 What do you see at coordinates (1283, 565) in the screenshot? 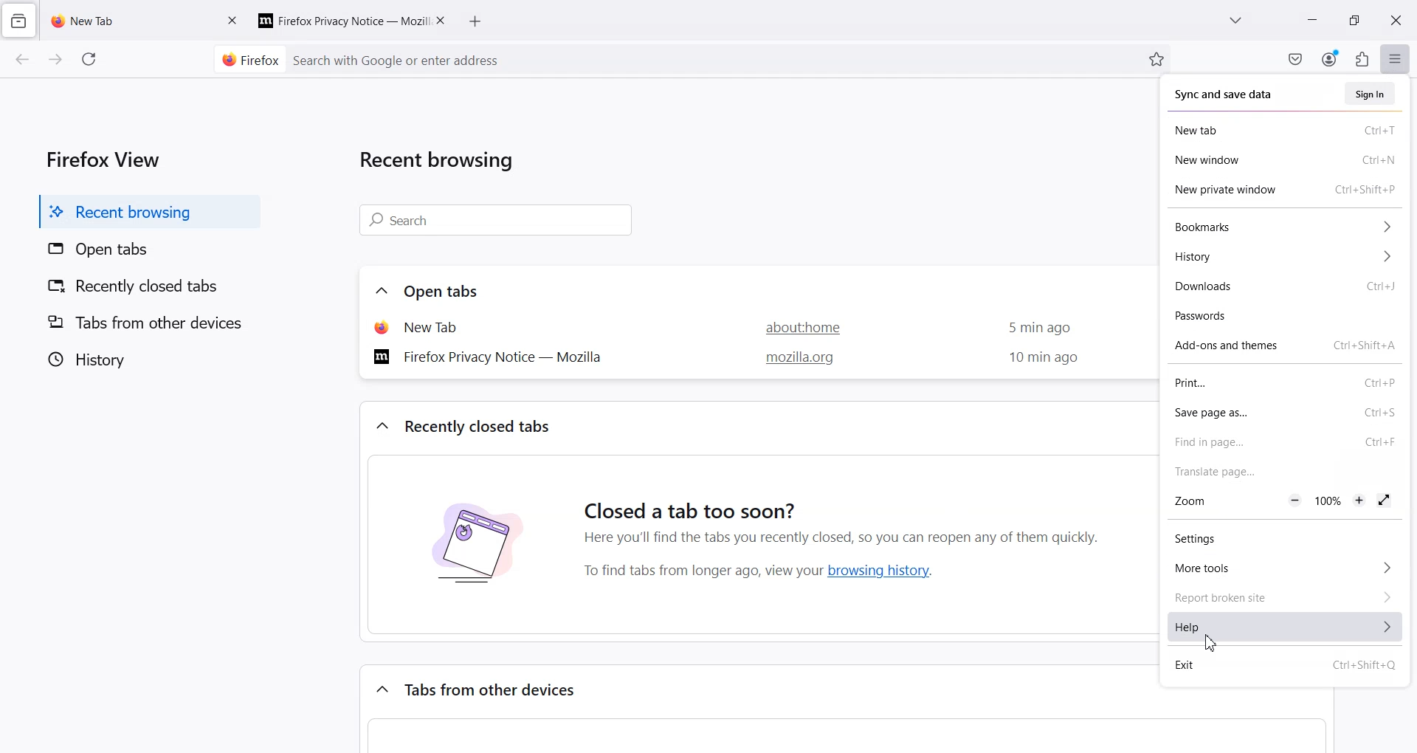
I see `More tool` at bounding box center [1283, 565].